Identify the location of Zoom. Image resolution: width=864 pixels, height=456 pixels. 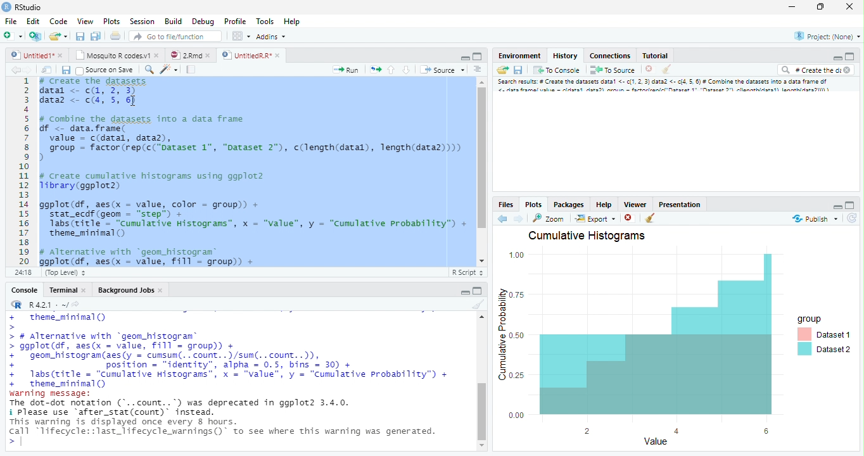
(547, 219).